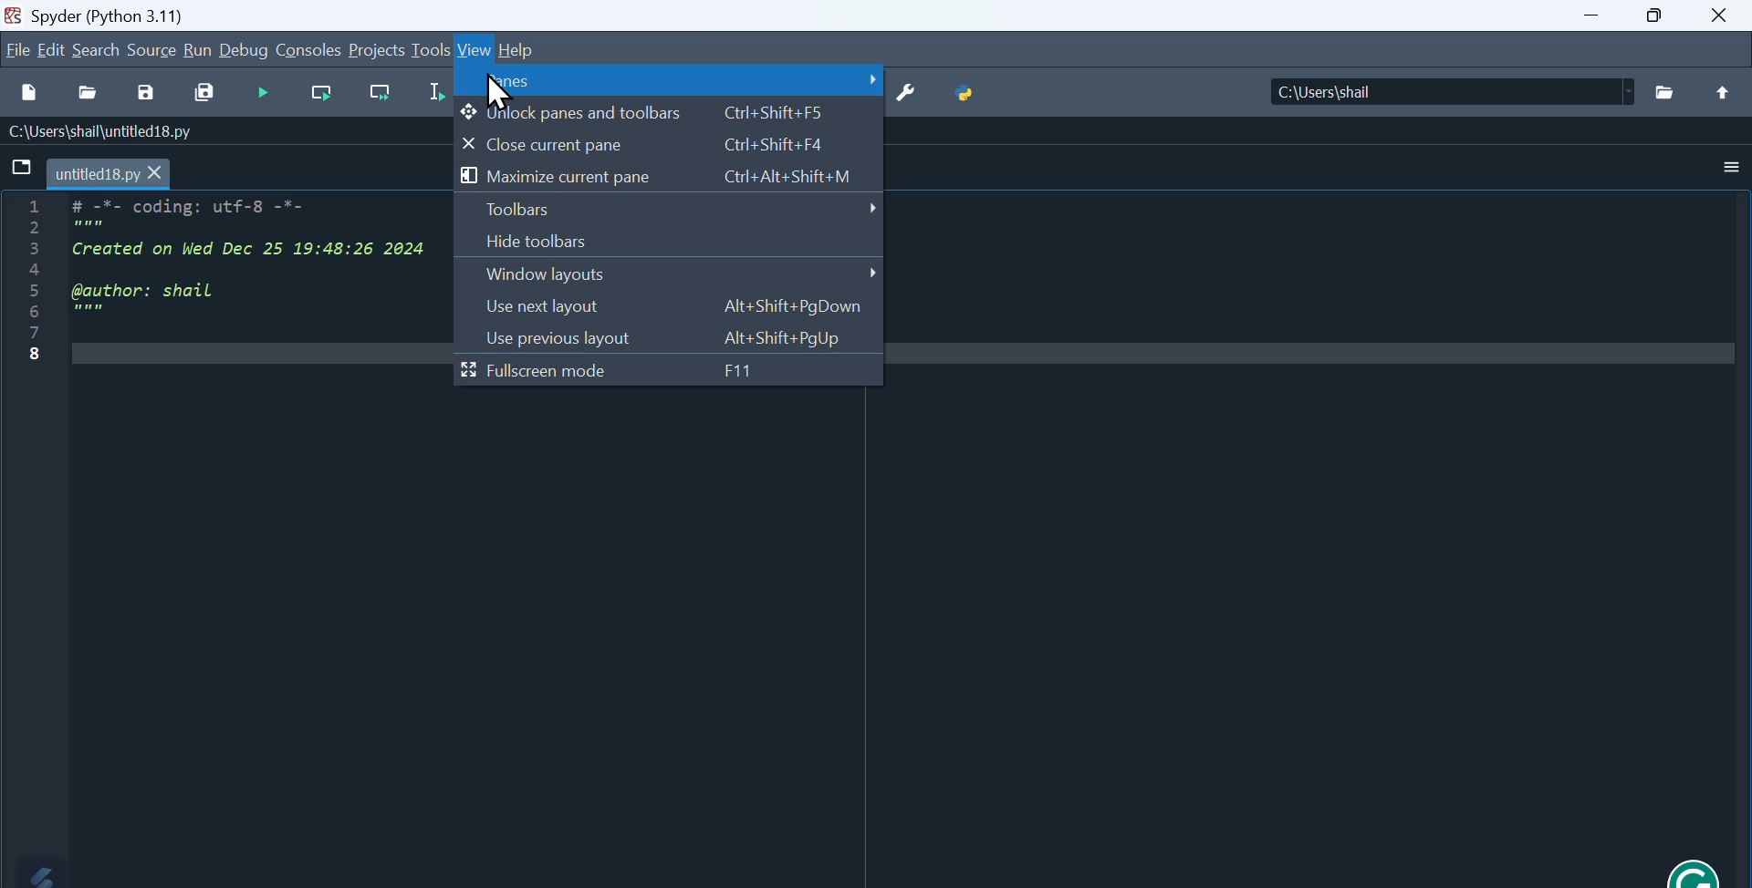 The image size is (1752, 888). What do you see at coordinates (576, 243) in the screenshot?
I see `Hide toolbars` at bounding box center [576, 243].